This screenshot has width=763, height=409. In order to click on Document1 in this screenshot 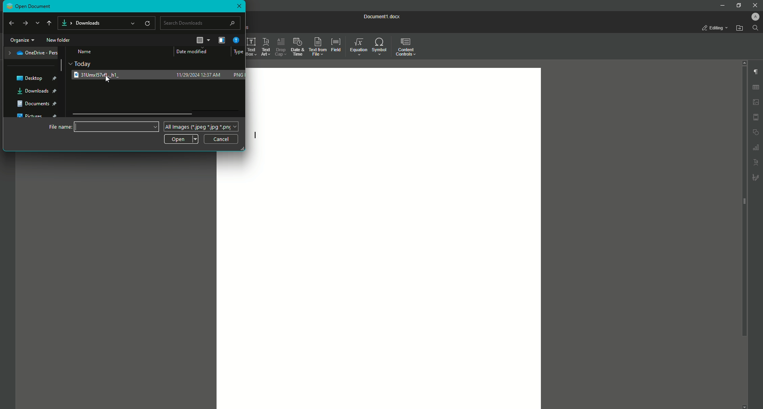, I will do `click(382, 16)`.